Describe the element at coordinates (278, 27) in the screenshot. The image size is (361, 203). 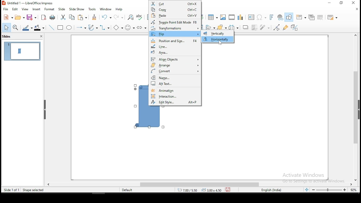
I see `toggle point edit mode` at that location.